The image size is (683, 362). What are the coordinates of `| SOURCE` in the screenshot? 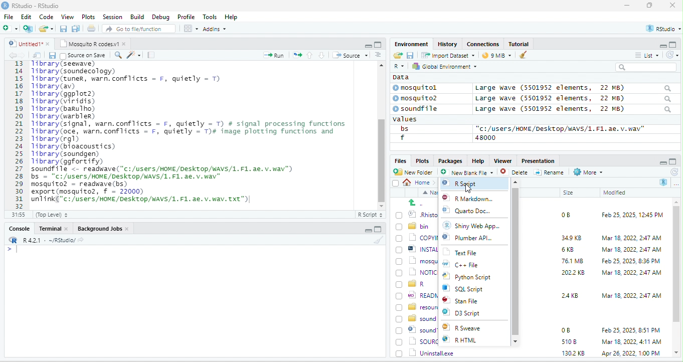 It's located at (418, 341).